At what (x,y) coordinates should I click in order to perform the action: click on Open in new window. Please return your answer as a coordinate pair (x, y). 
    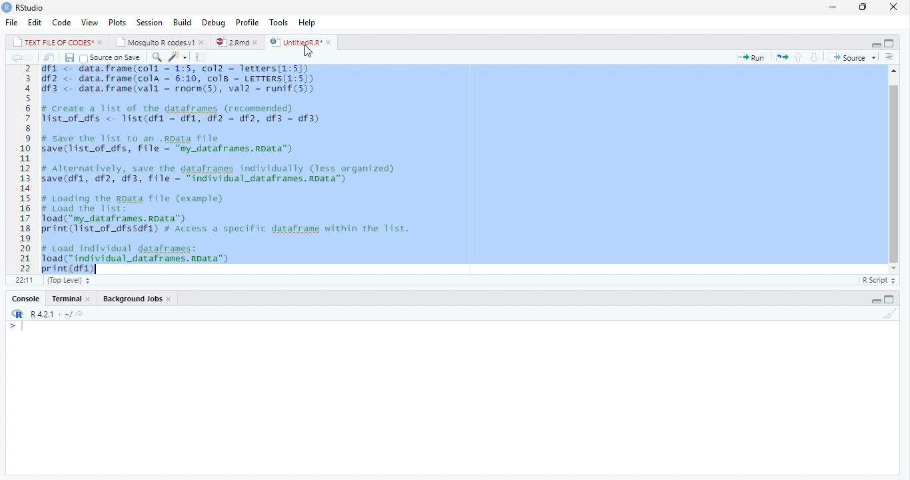
    Looking at the image, I should click on (49, 58).